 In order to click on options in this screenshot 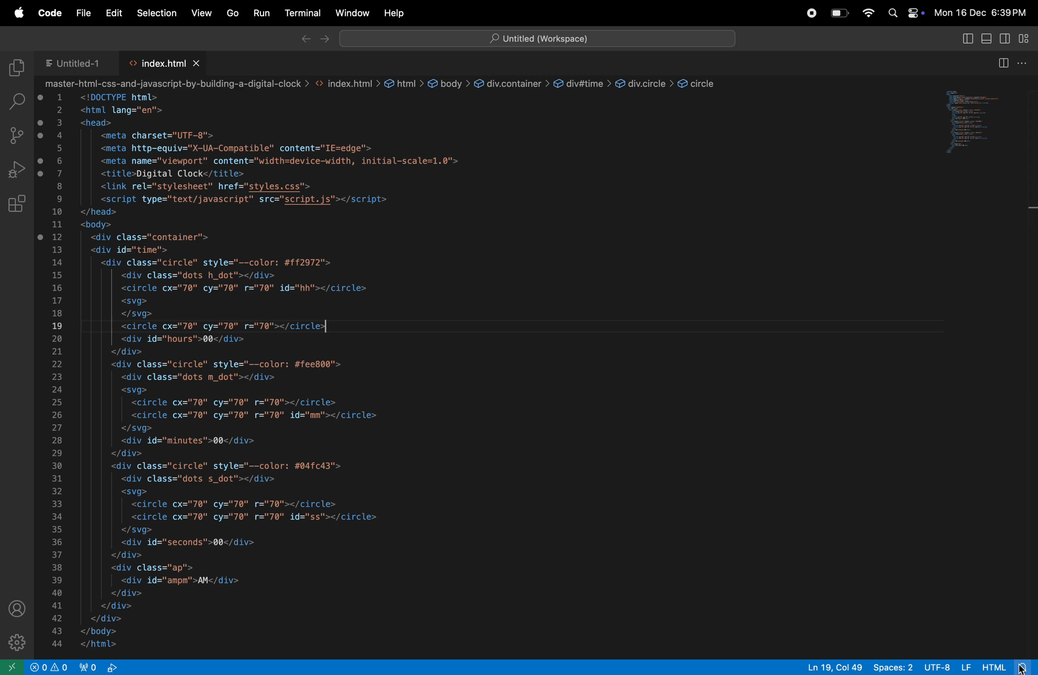, I will do `click(1025, 62)`.